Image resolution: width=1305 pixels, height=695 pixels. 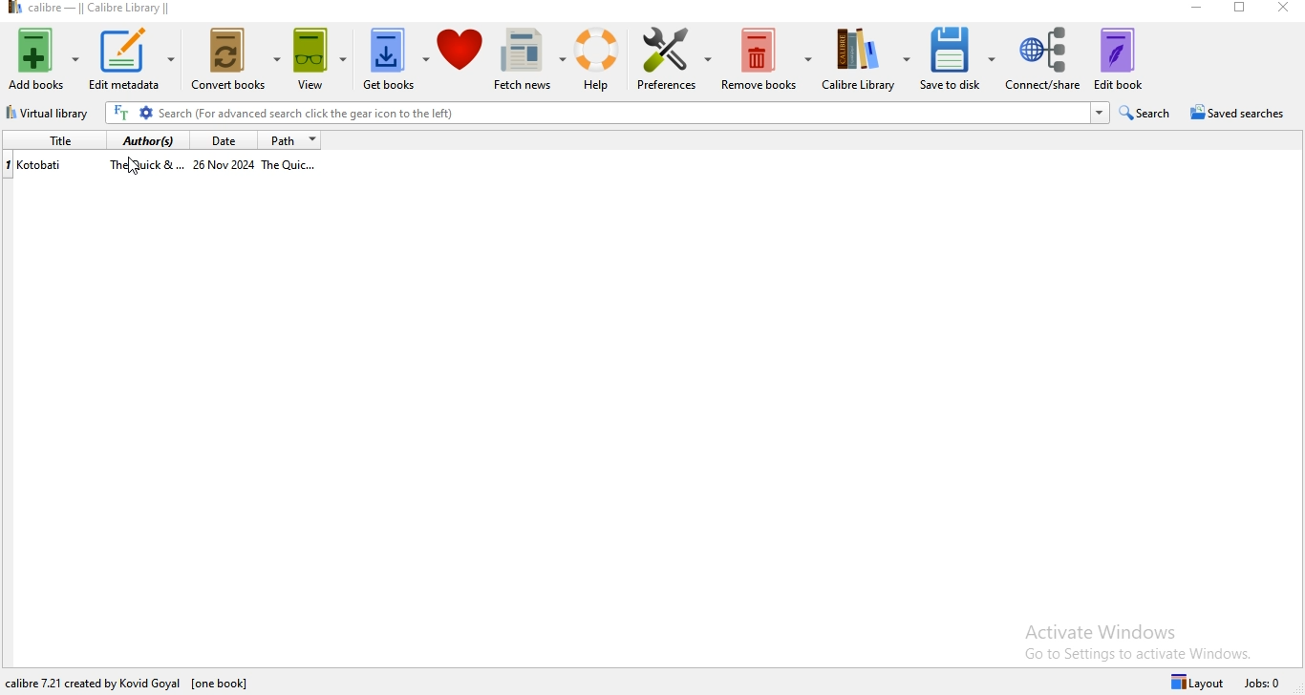 What do you see at coordinates (299, 168) in the screenshot?
I see `the quic...` at bounding box center [299, 168].